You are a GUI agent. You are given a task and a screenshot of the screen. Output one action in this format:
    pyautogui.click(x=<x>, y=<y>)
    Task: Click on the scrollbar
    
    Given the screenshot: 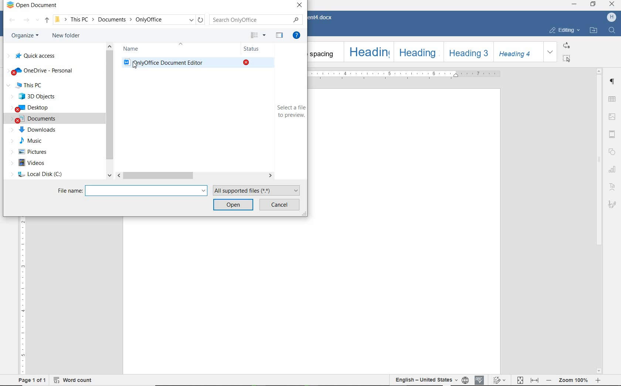 What is the action you would take?
    pyautogui.click(x=195, y=175)
    